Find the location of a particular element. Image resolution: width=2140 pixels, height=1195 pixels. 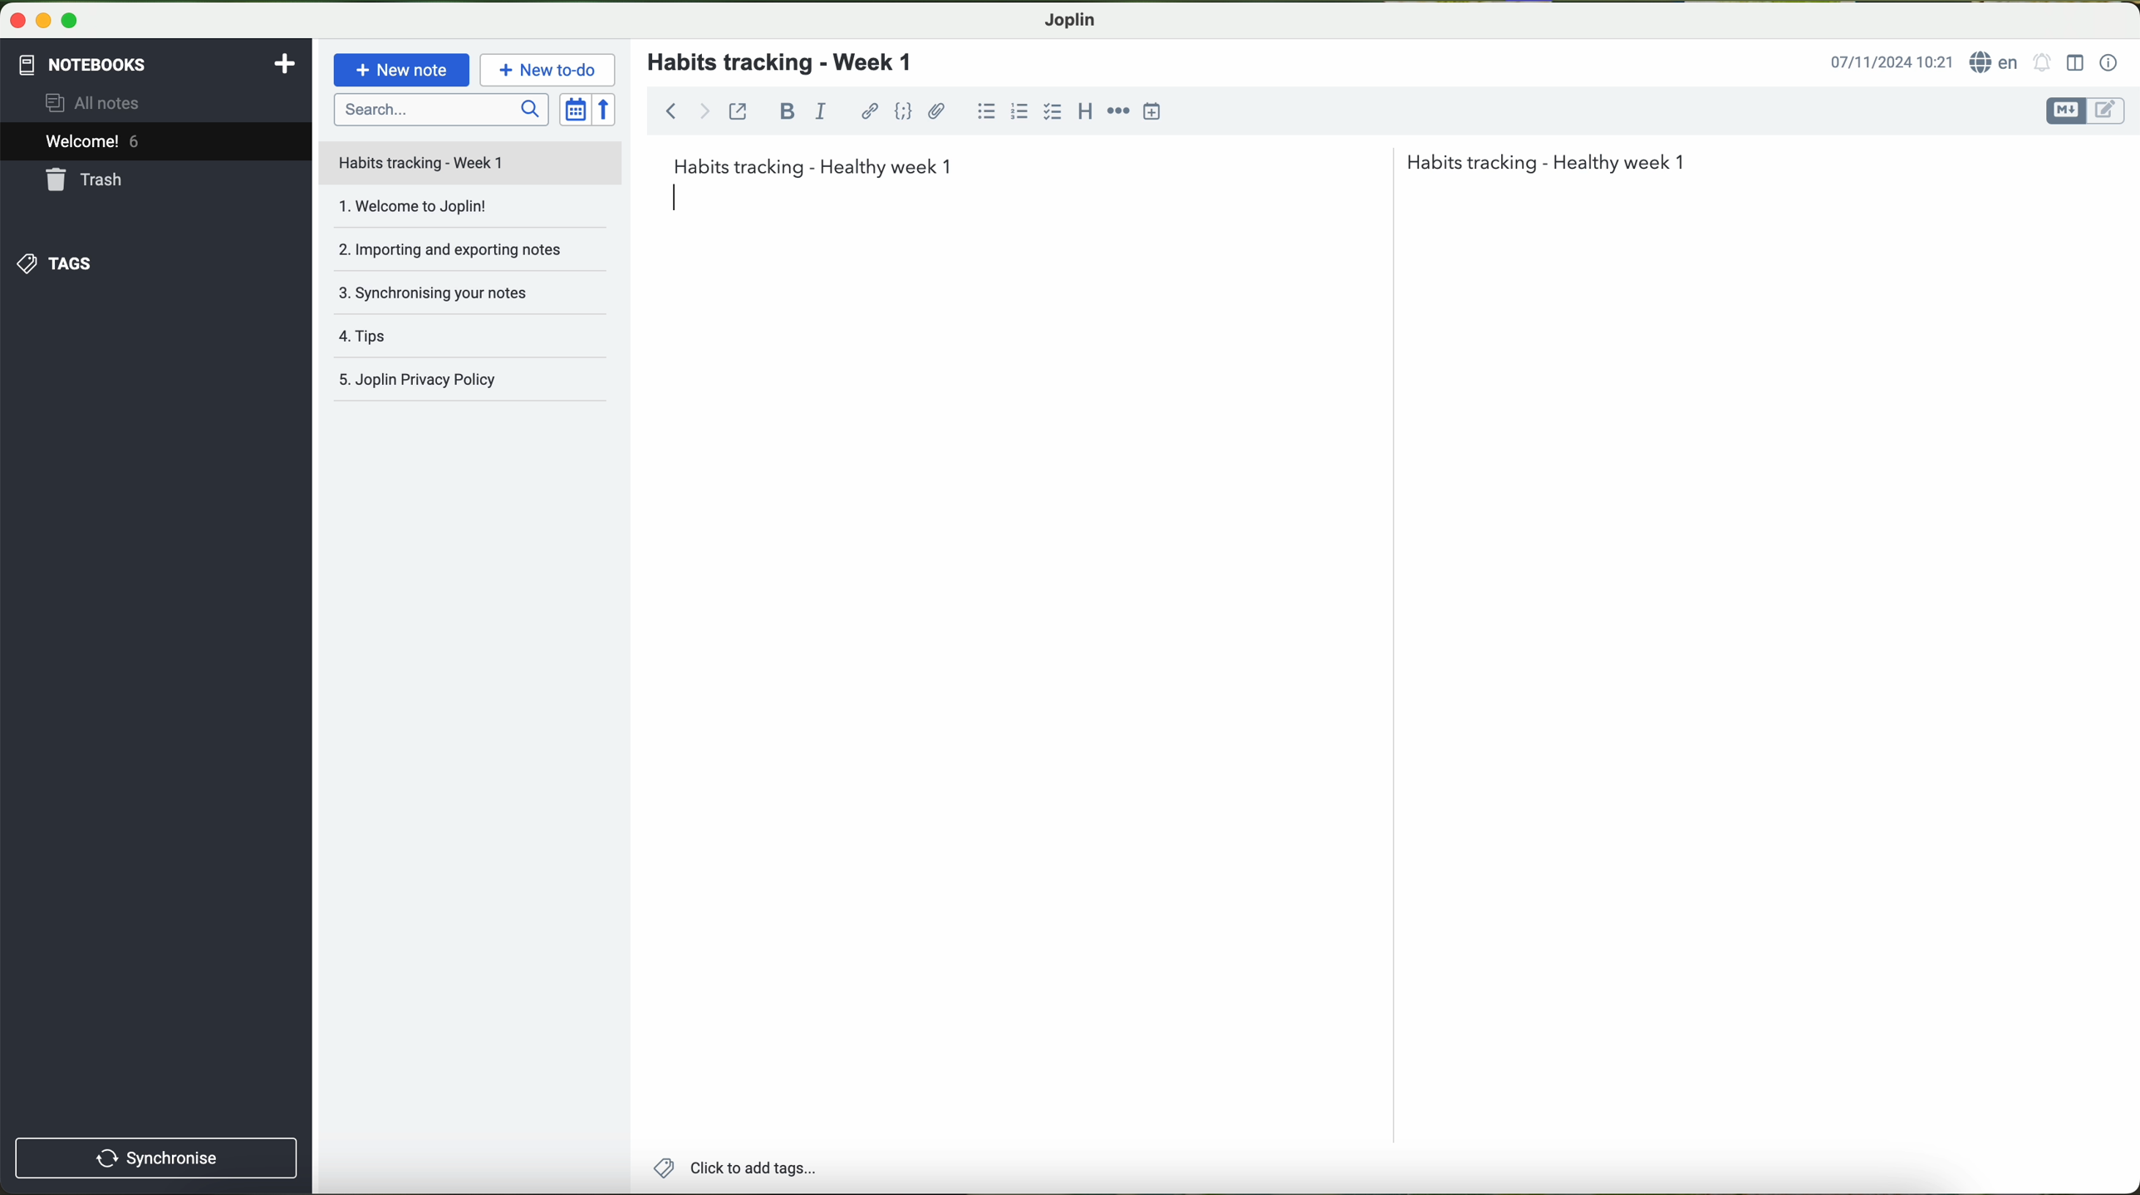

tags is located at coordinates (56, 264).